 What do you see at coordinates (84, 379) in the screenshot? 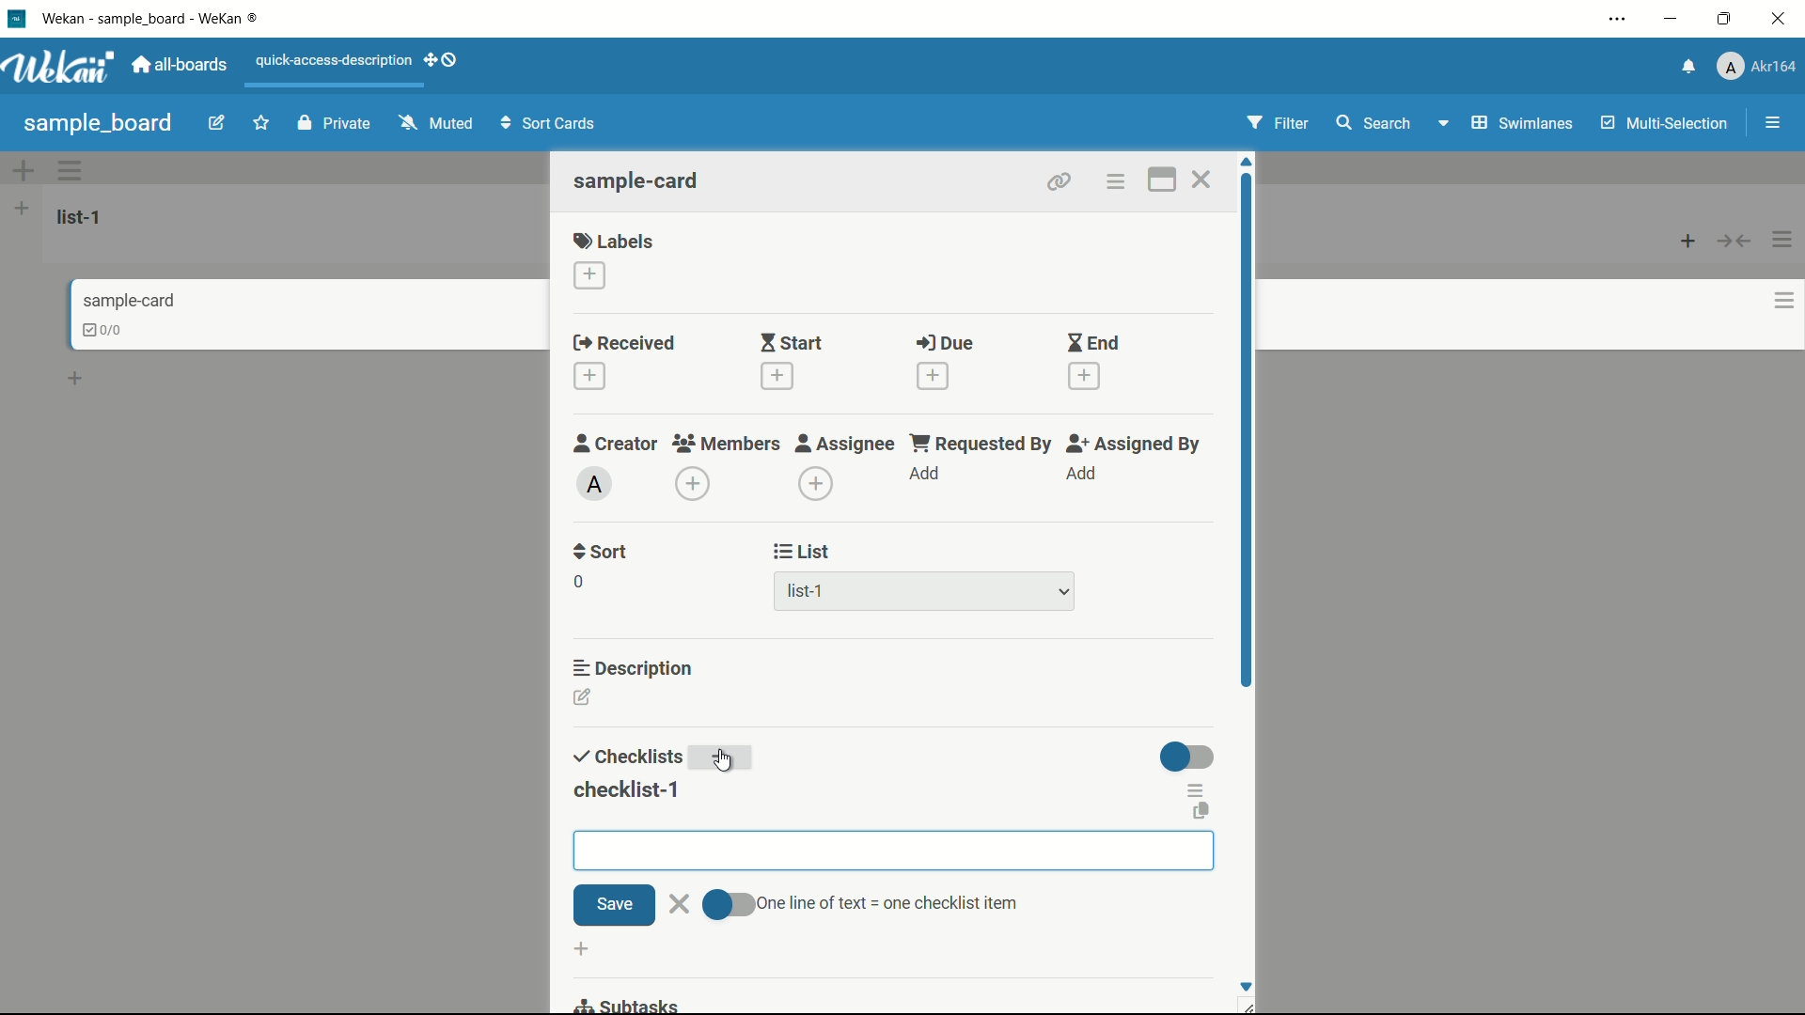
I see `add card bottom` at bounding box center [84, 379].